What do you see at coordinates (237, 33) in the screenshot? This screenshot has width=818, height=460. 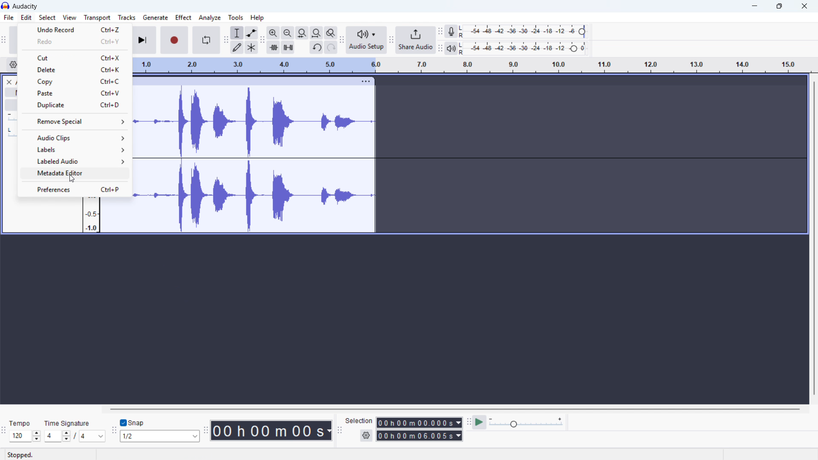 I see `selection tool` at bounding box center [237, 33].